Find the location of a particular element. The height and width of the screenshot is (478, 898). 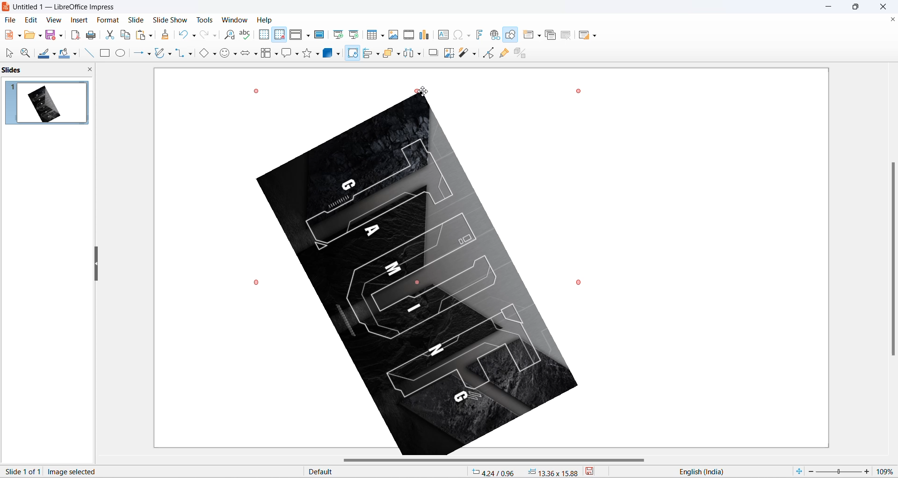

horizontal scroll bar is located at coordinates (496, 461).